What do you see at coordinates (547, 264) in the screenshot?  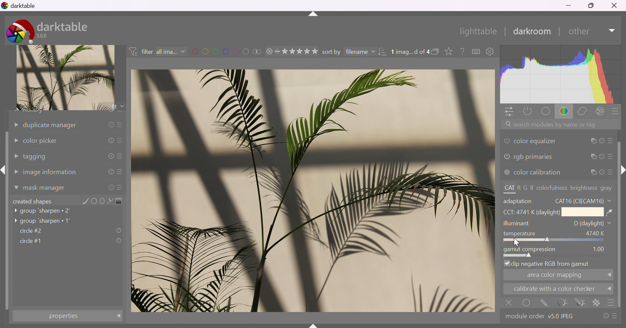 I see `clip negetive RGB` at bounding box center [547, 264].